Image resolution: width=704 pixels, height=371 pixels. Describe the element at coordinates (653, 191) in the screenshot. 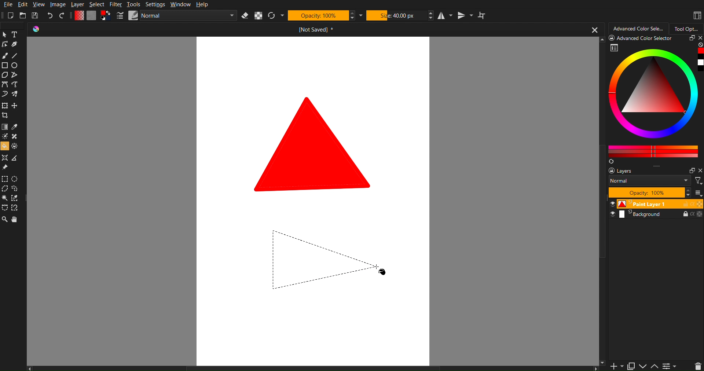

I see `Layers` at that location.